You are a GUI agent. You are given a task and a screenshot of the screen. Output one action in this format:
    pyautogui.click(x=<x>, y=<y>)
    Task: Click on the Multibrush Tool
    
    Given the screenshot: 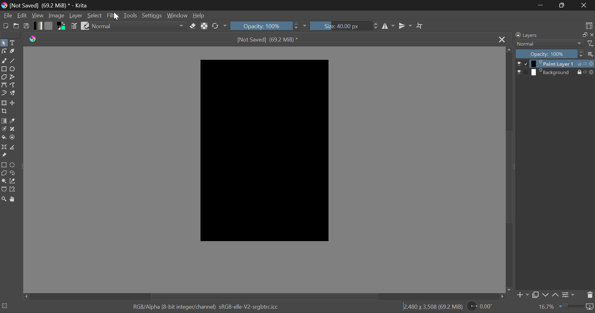 What is the action you would take?
    pyautogui.click(x=13, y=94)
    